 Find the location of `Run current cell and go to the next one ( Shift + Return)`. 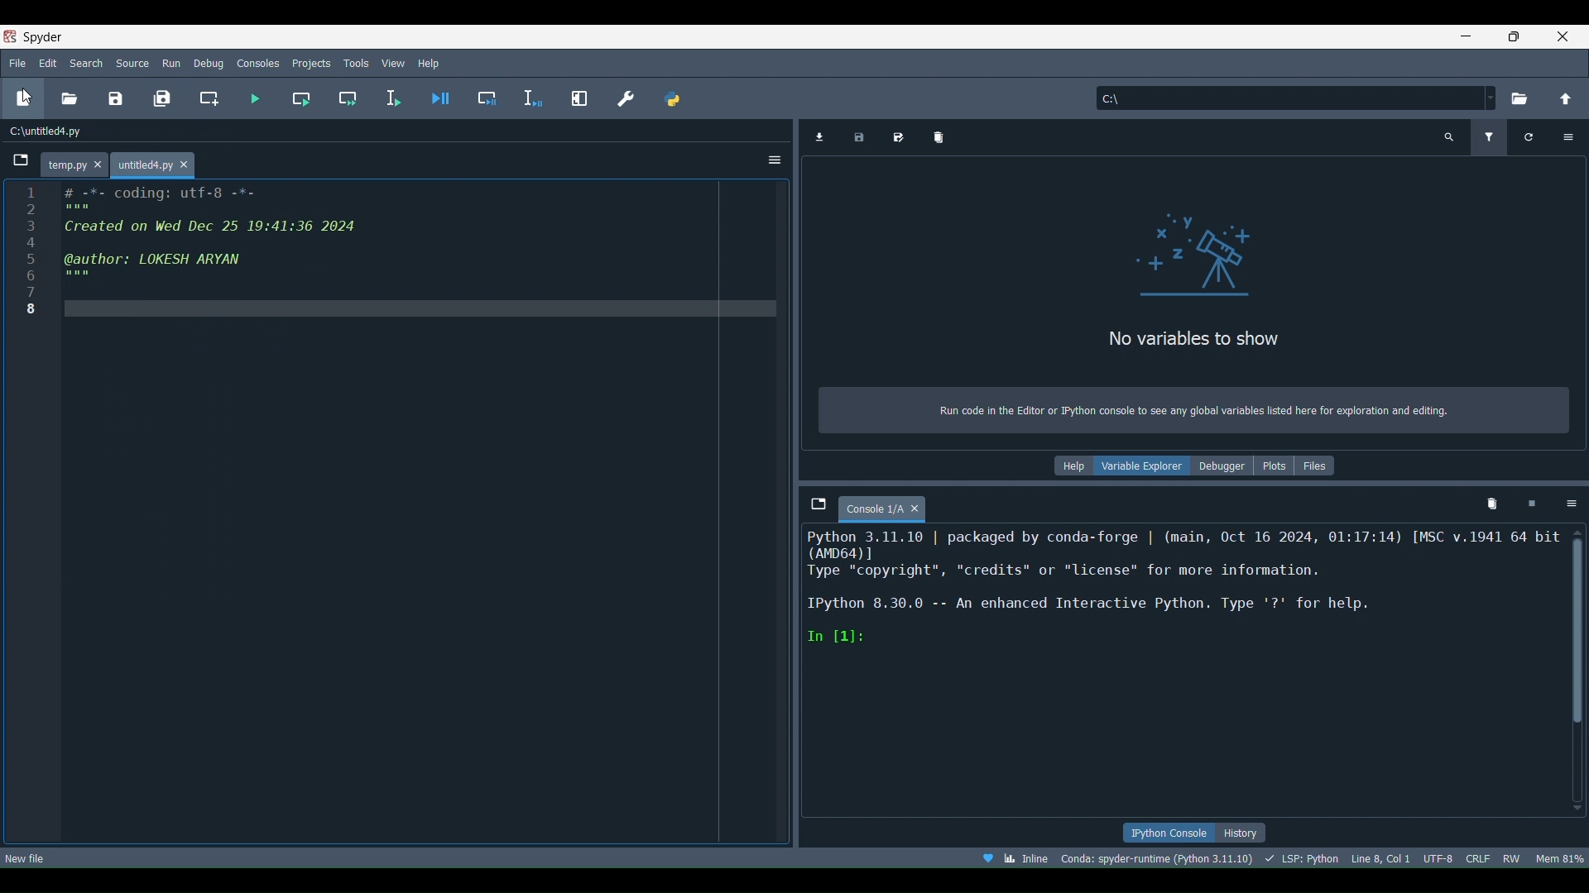

Run current cell and go to the next one ( Shift + Return) is located at coordinates (342, 99).